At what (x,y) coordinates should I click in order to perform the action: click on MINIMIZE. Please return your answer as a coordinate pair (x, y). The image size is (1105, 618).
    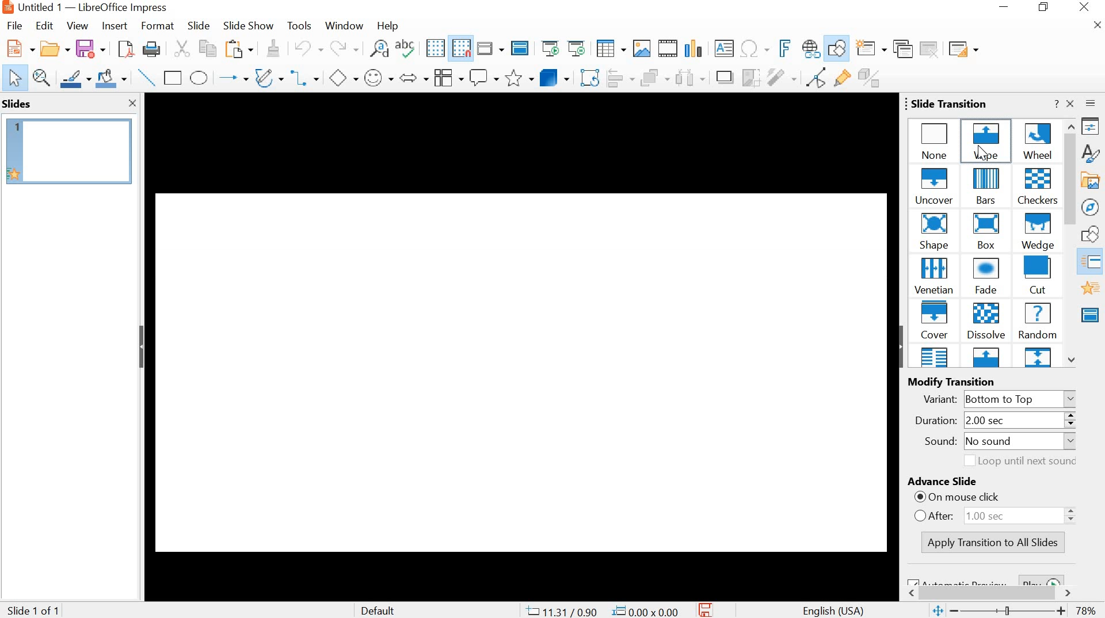
    Looking at the image, I should click on (1005, 7).